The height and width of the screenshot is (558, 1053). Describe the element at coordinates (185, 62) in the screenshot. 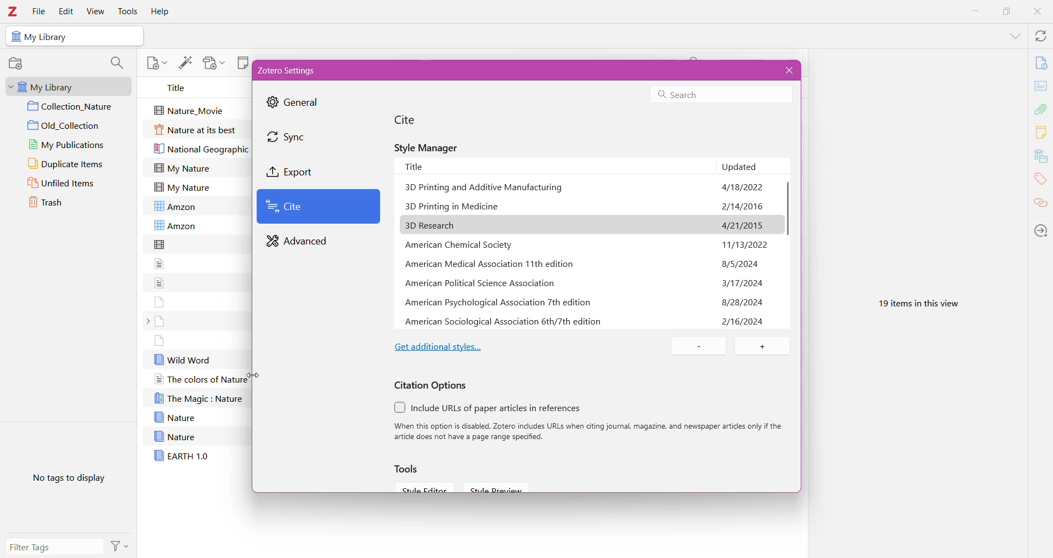

I see `Add Item(s) by Identifier` at that location.